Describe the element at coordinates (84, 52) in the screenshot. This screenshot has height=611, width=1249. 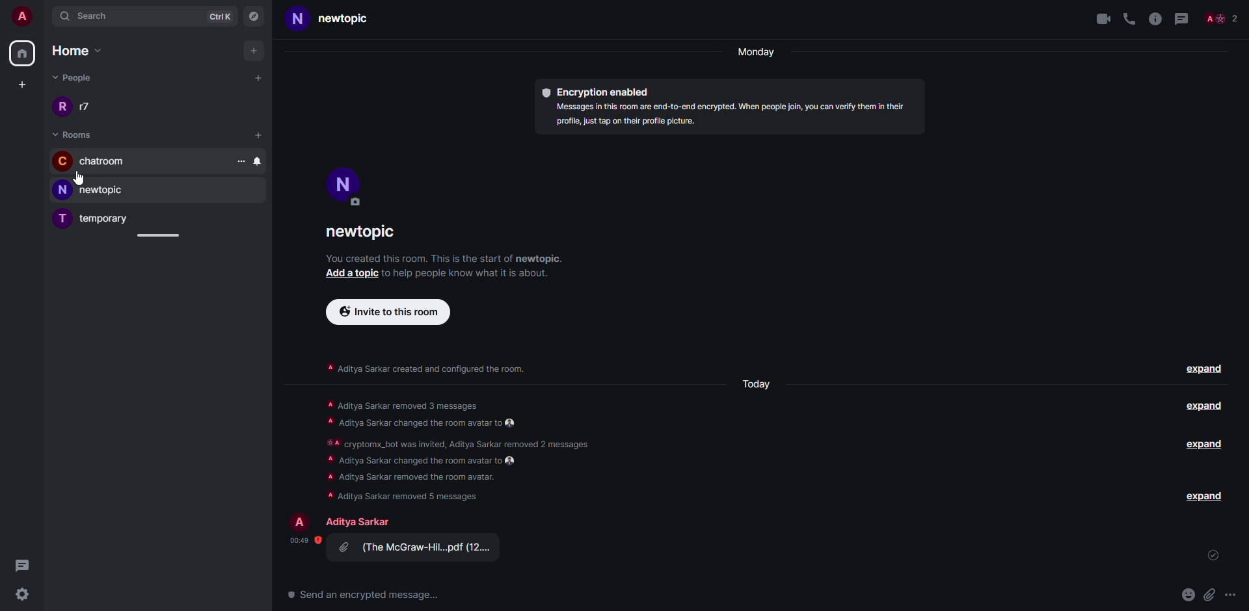
I see `home` at that location.